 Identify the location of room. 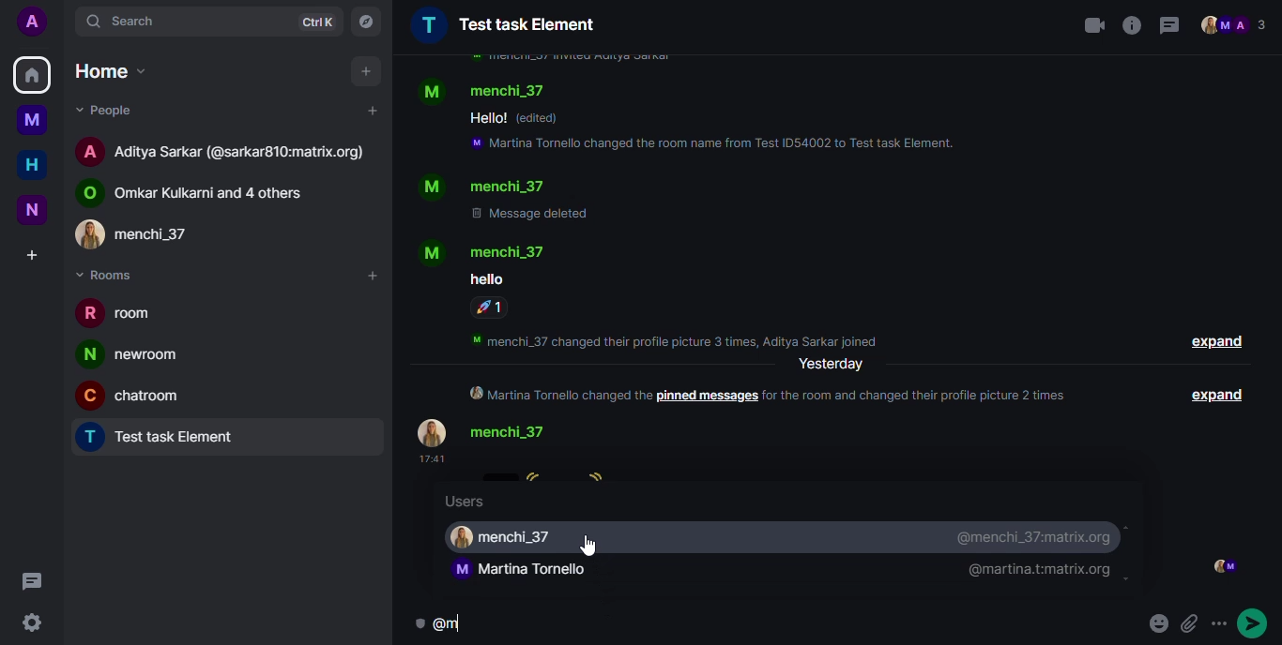
(122, 316).